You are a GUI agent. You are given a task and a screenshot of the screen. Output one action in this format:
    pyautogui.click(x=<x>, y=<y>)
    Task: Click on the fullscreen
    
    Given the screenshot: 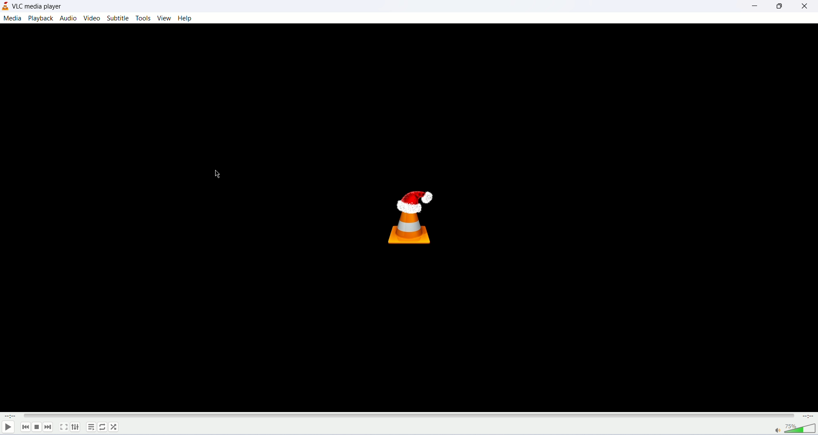 What is the action you would take?
    pyautogui.click(x=63, y=426)
    